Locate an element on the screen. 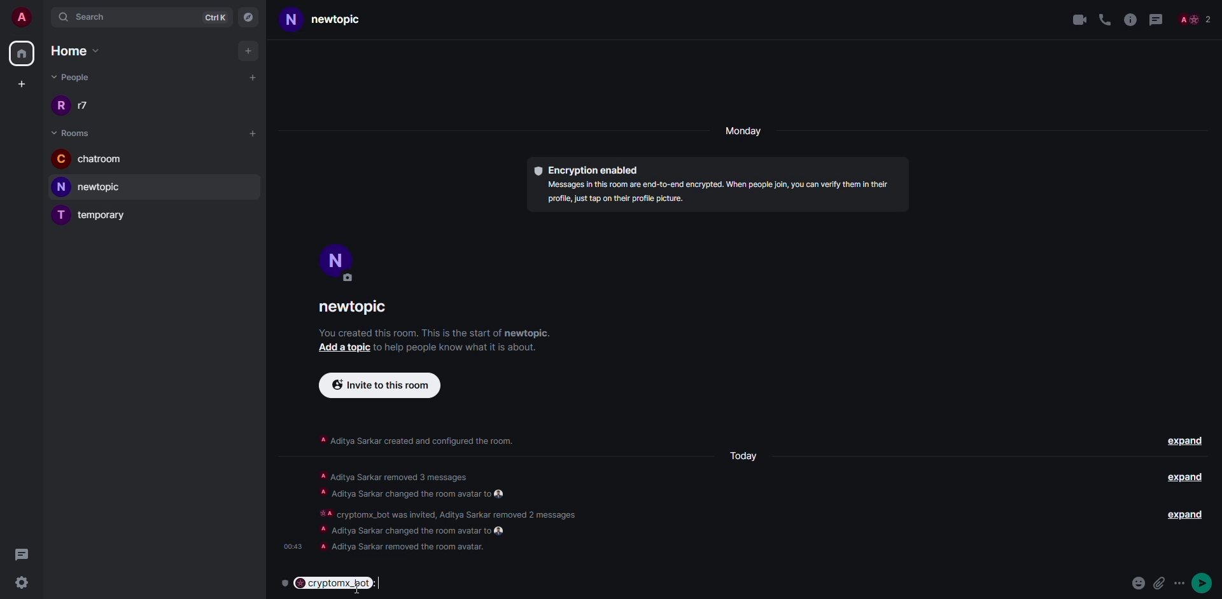 The image size is (1222, 599). add is located at coordinates (249, 51).